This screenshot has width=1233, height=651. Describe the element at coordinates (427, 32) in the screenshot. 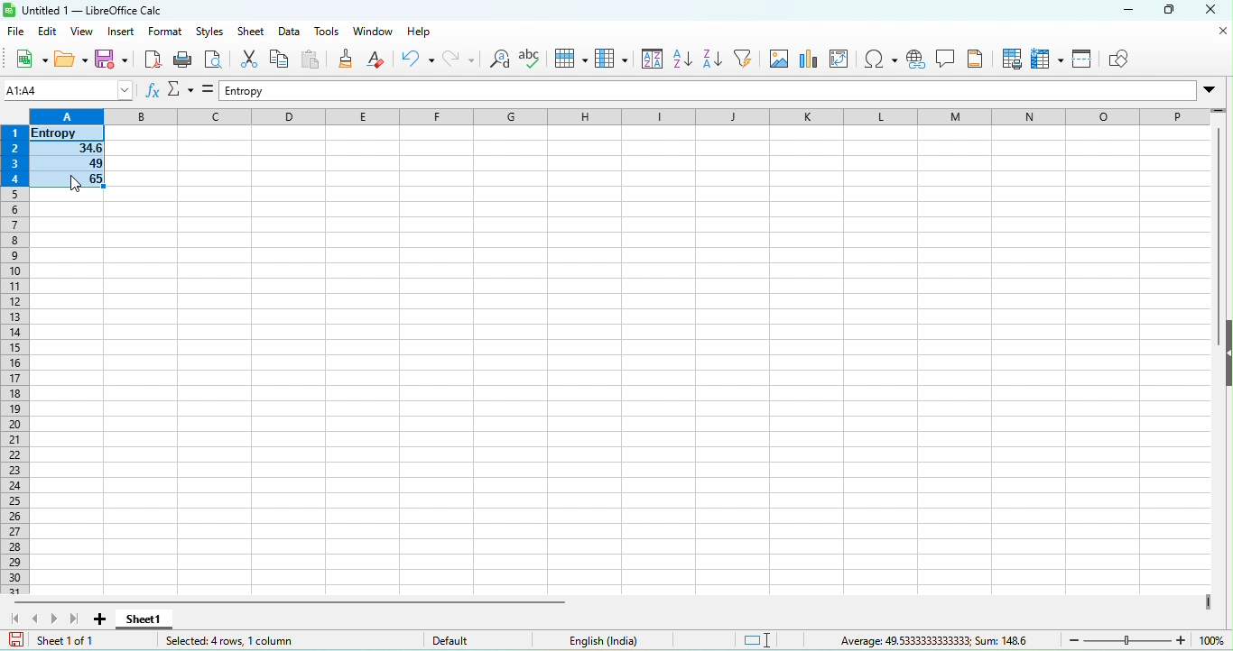

I see `help` at that location.